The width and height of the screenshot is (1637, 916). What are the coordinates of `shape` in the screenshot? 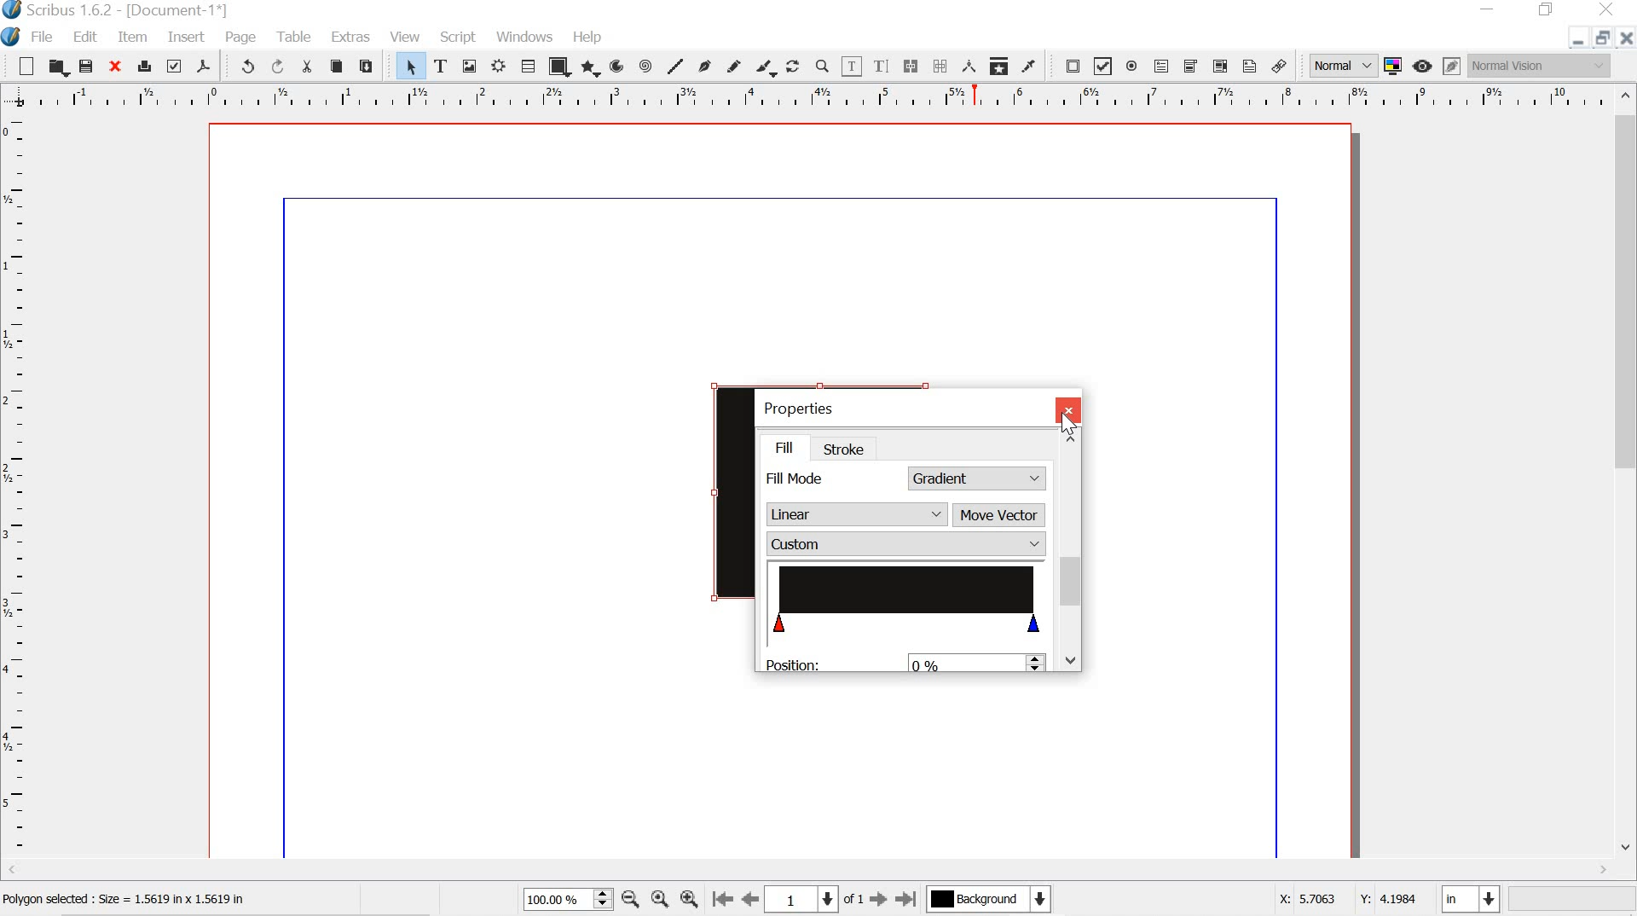 It's located at (559, 66).